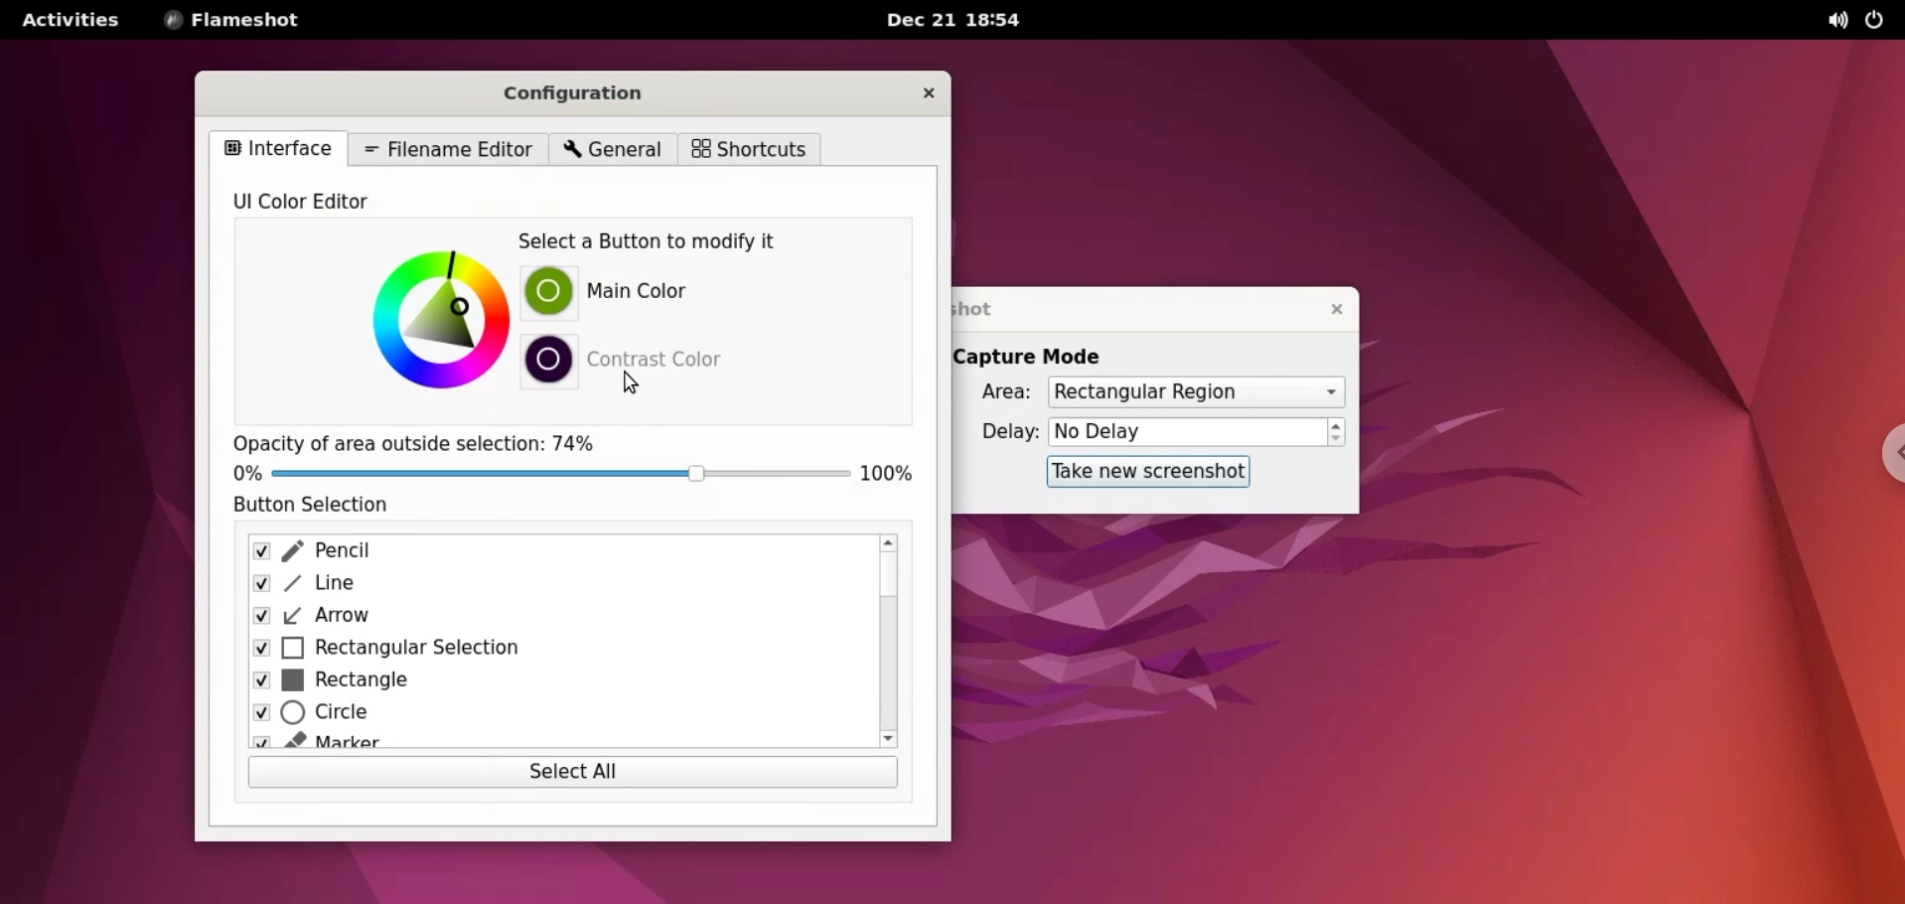  Describe the element at coordinates (1044, 355) in the screenshot. I see `capture mode` at that location.